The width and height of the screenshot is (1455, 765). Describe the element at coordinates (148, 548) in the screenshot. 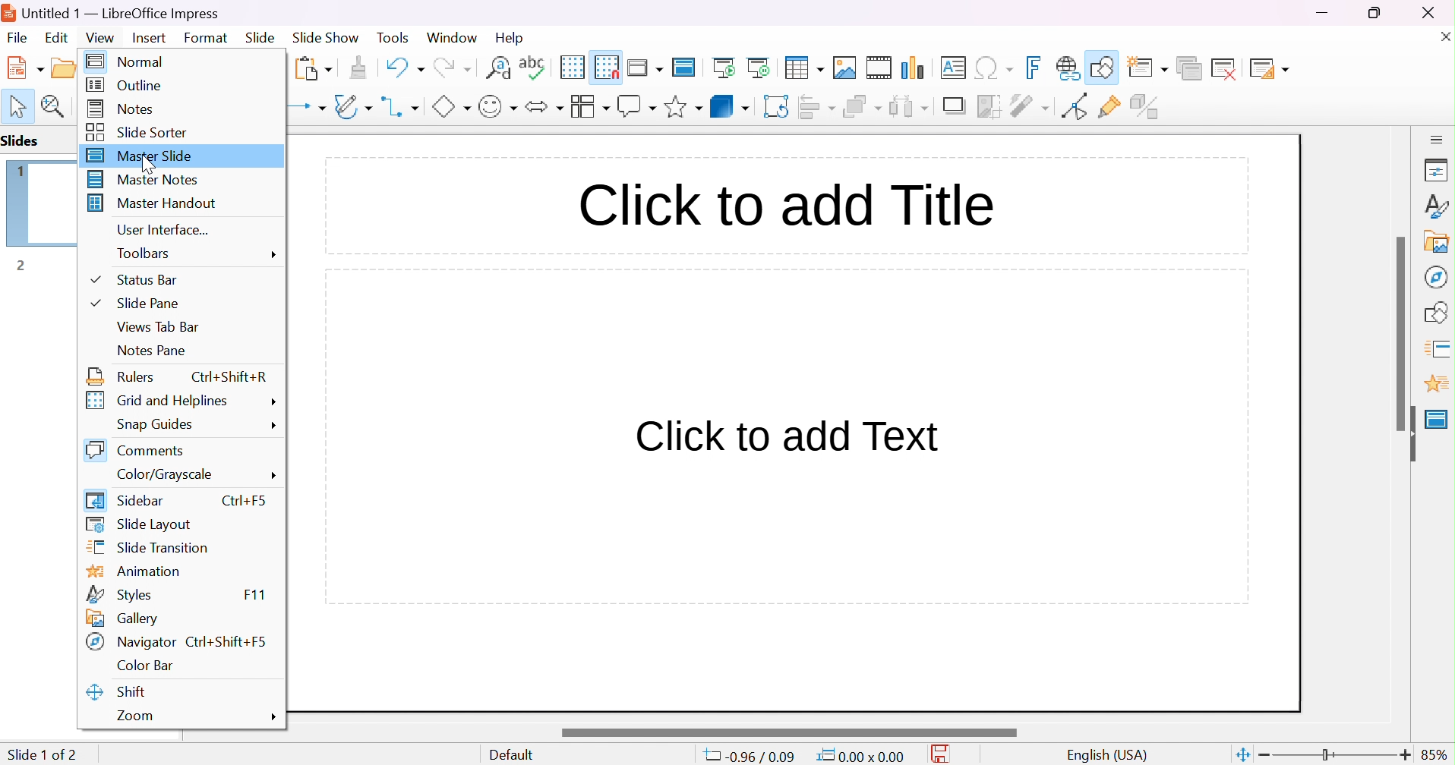

I see `slide transition` at that location.